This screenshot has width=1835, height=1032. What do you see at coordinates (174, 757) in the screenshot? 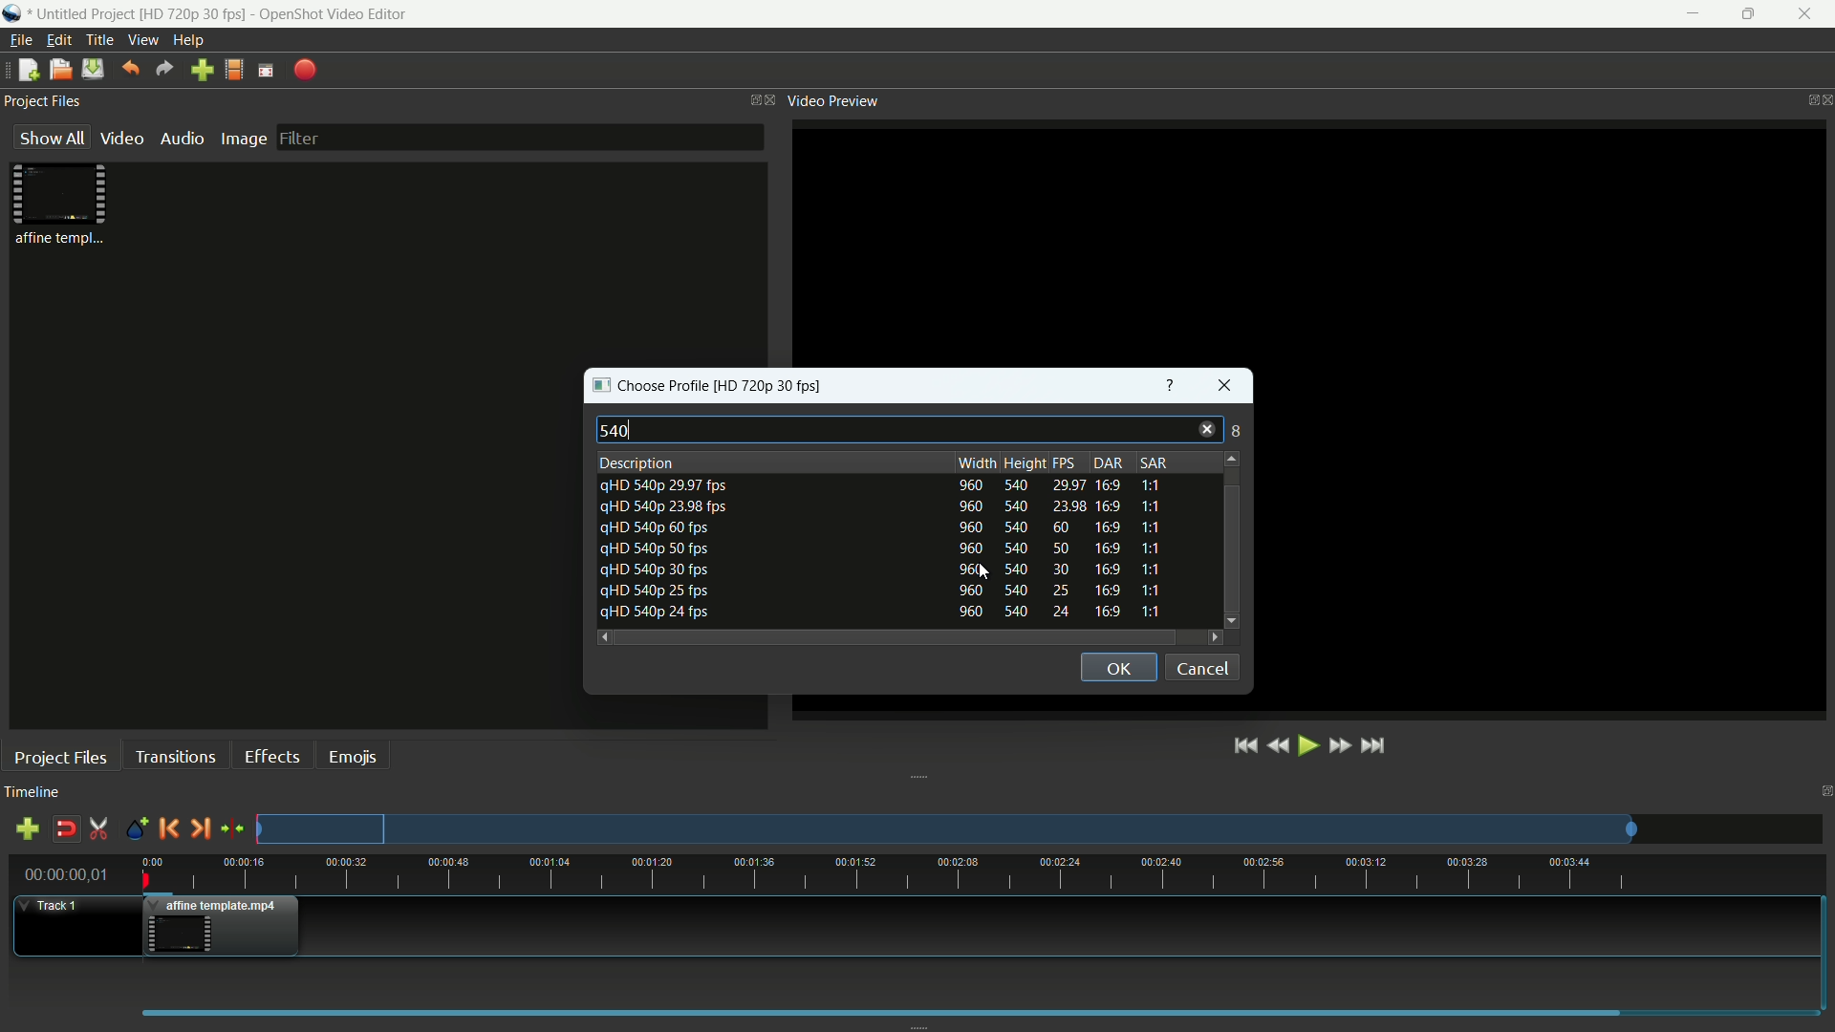
I see `transitions` at bounding box center [174, 757].